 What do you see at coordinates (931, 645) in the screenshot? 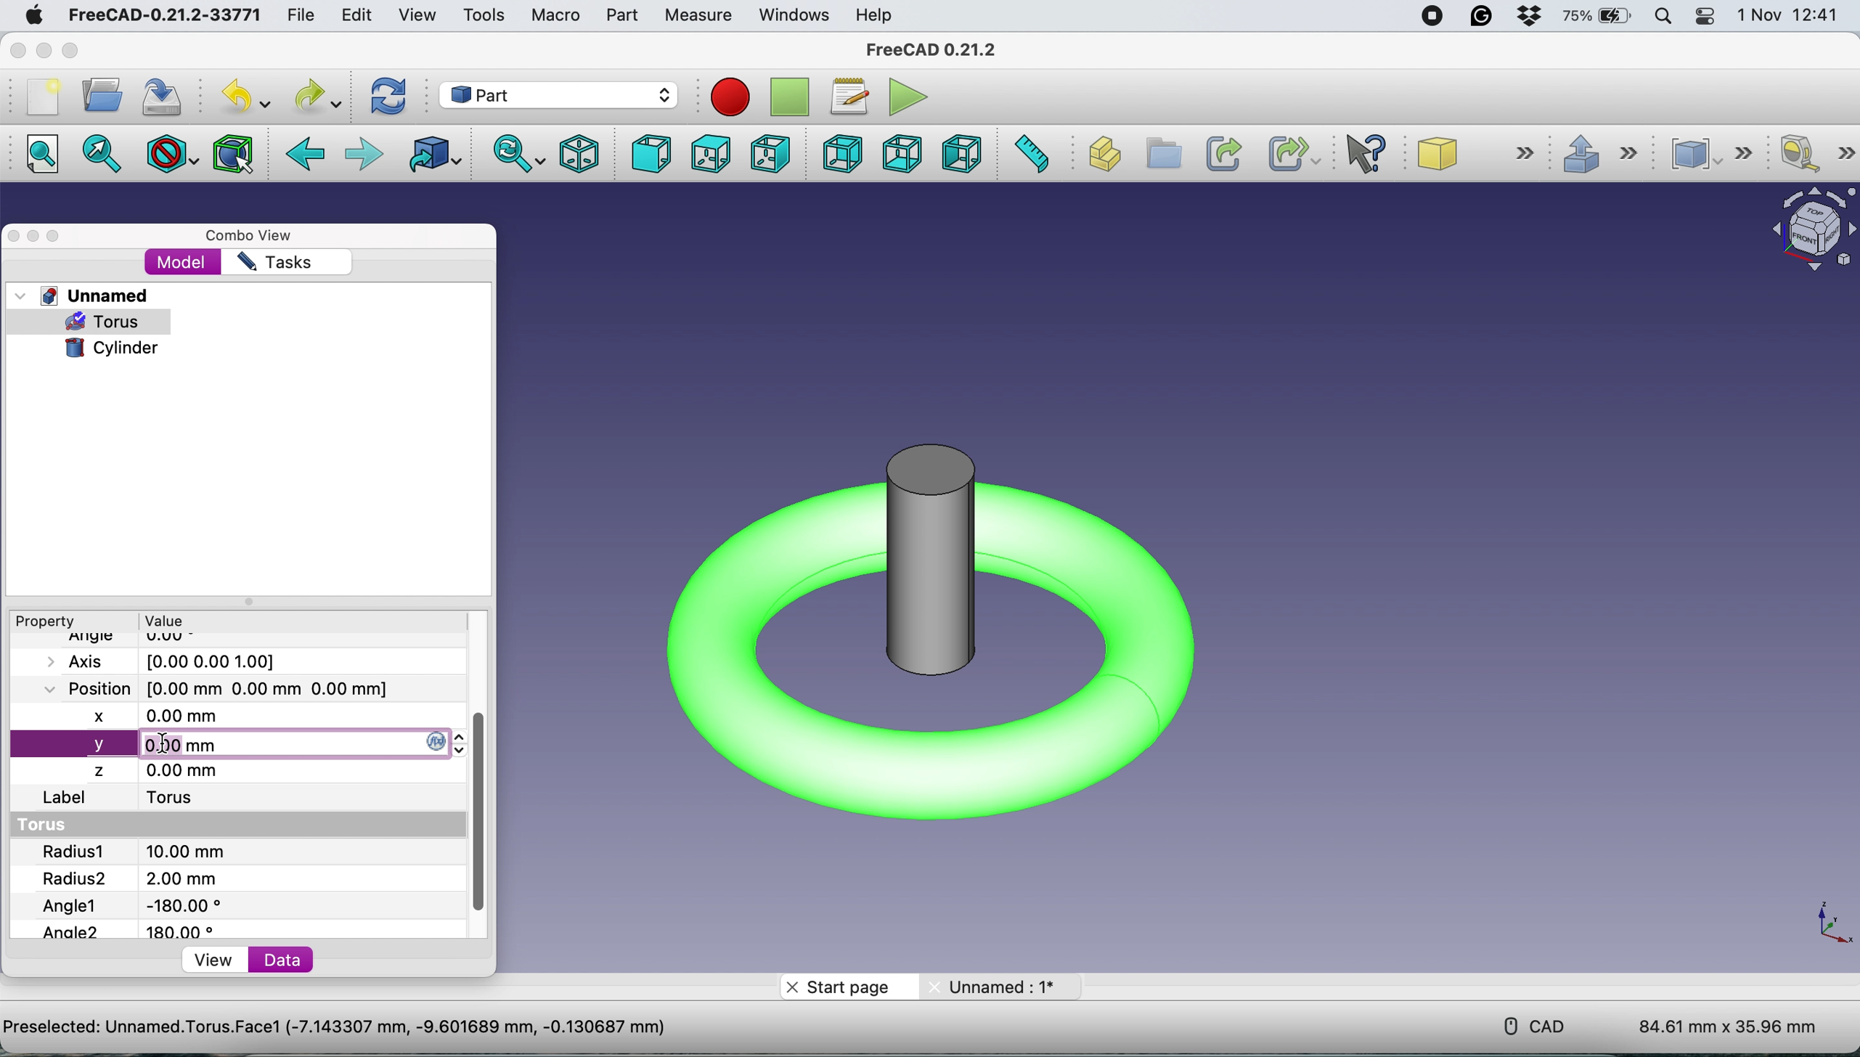
I see `Cylinder inside torus` at bounding box center [931, 645].